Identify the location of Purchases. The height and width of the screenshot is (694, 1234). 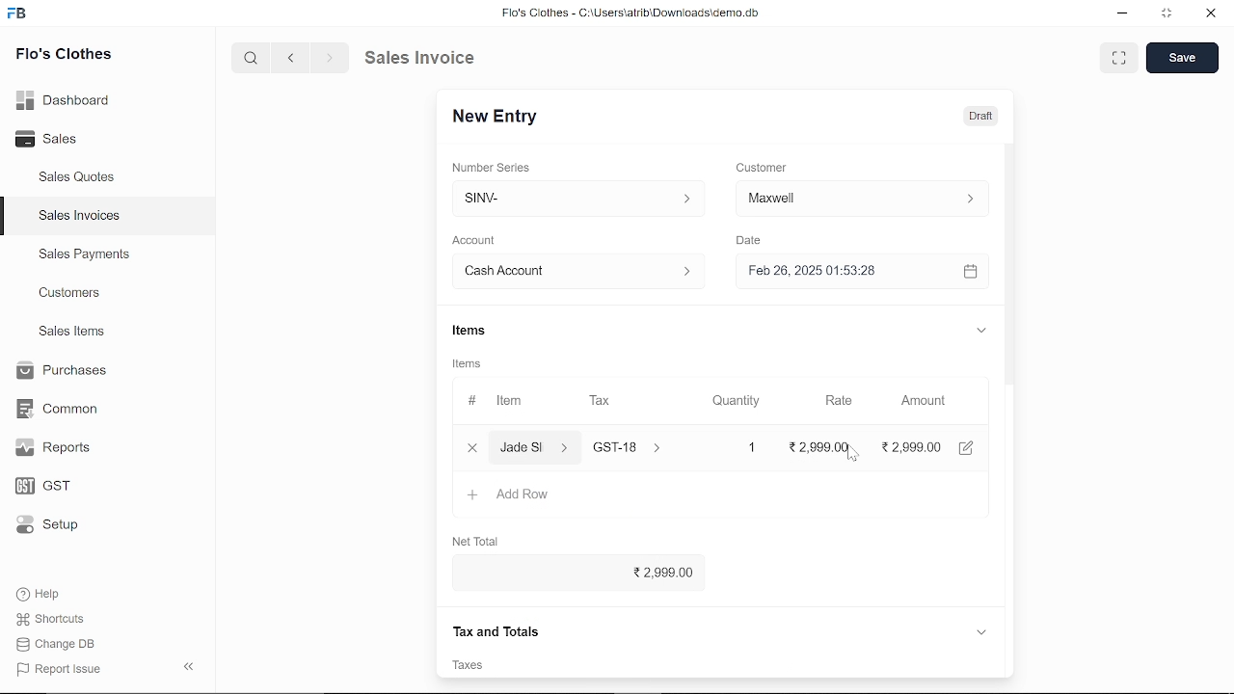
(60, 371).